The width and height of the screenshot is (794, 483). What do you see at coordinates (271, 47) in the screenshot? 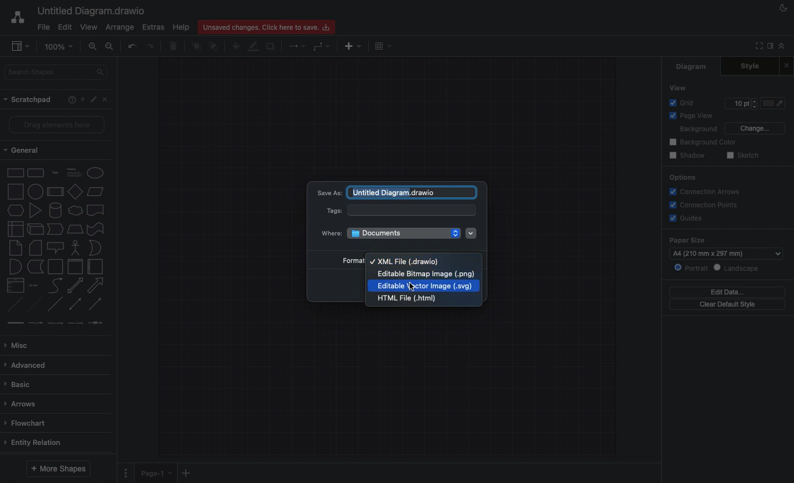
I see `Shadow` at bounding box center [271, 47].